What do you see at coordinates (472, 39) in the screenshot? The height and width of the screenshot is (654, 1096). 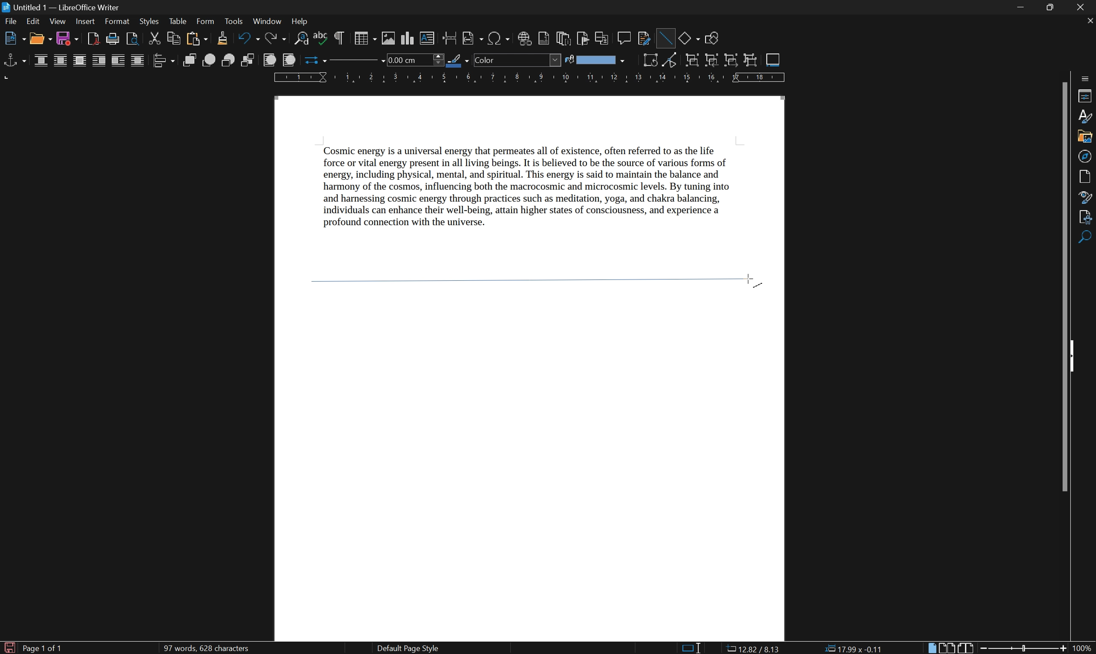 I see `insert field` at bounding box center [472, 39].